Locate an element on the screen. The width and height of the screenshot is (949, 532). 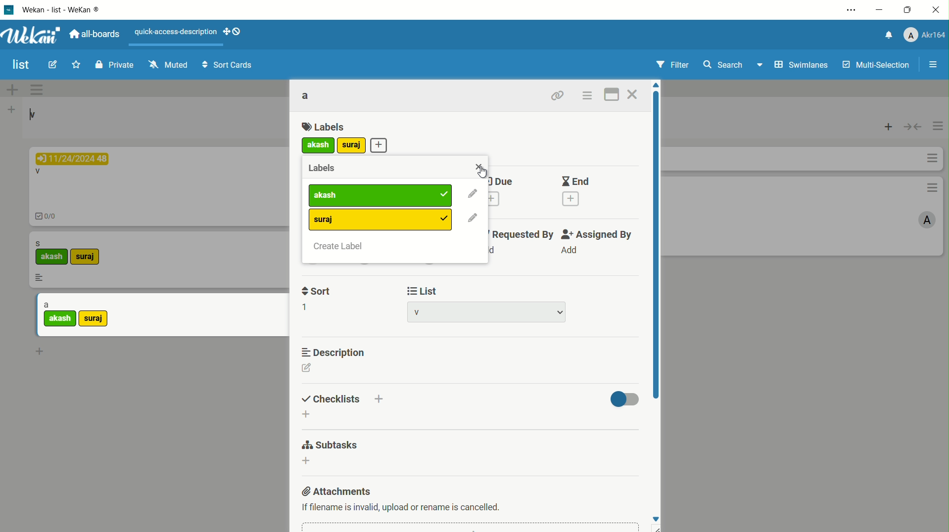
list name is located at coordinates (417, 310).